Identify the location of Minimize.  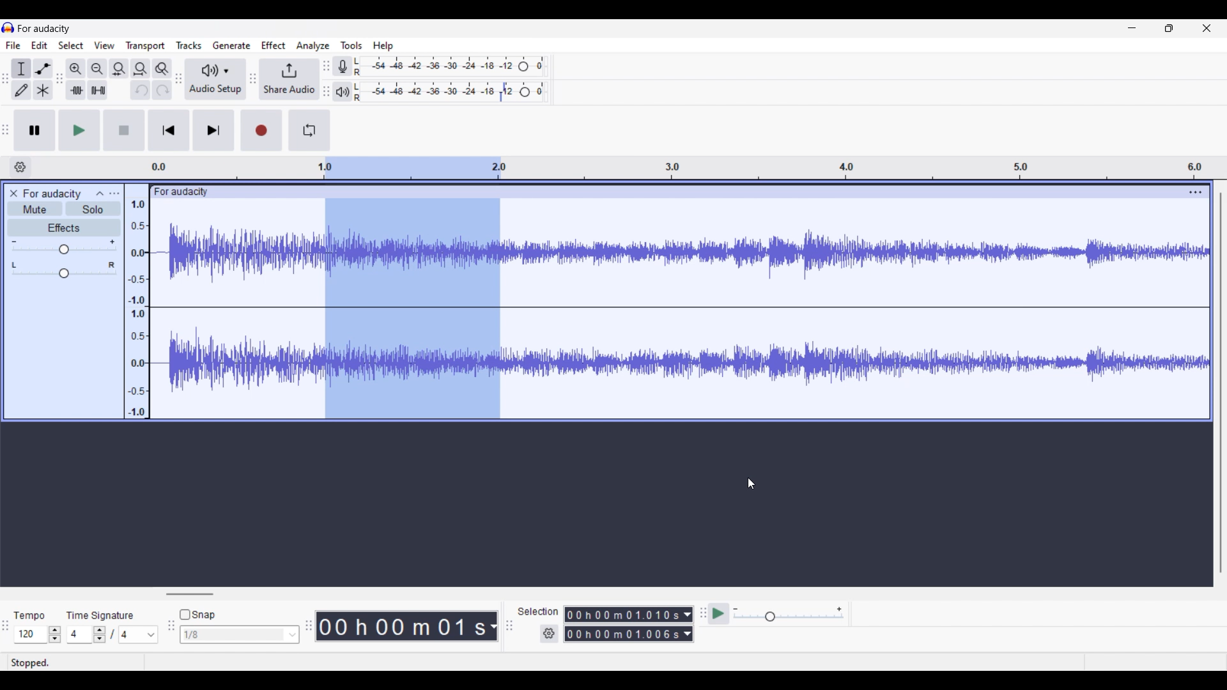
(1132, 27).